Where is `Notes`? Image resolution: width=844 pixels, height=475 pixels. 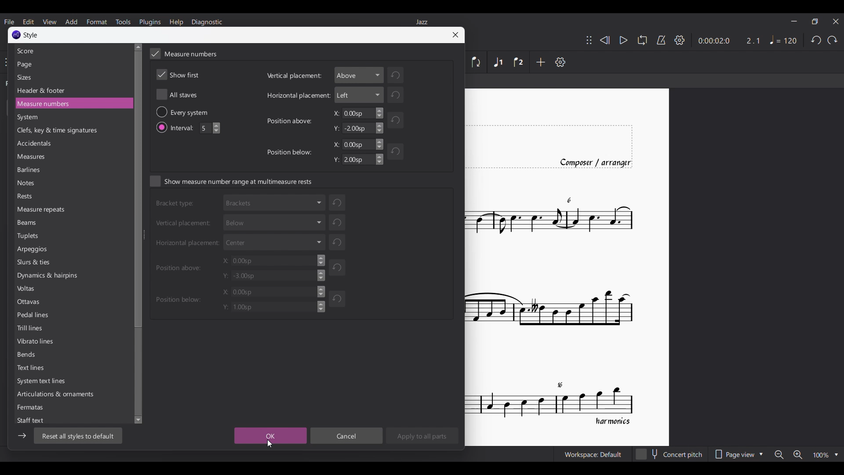
Notes is located at coordinates (29, 185).